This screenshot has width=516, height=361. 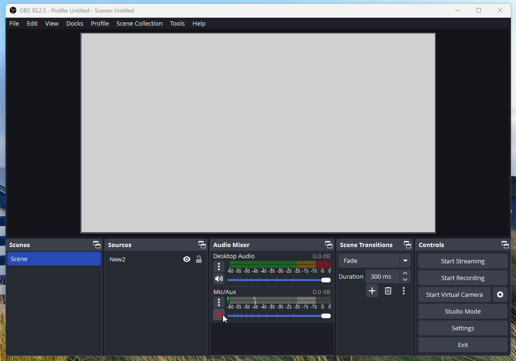 I want to click on Mic settings, so click(x=274, y=307).